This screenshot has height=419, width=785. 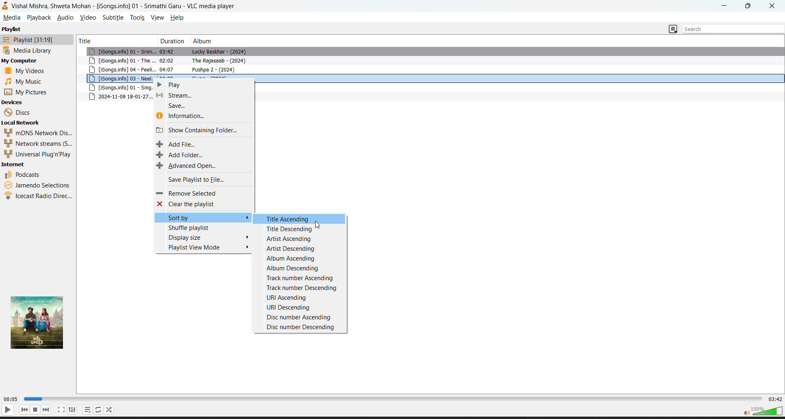 I want to click on help, so click(x=177, y=17).